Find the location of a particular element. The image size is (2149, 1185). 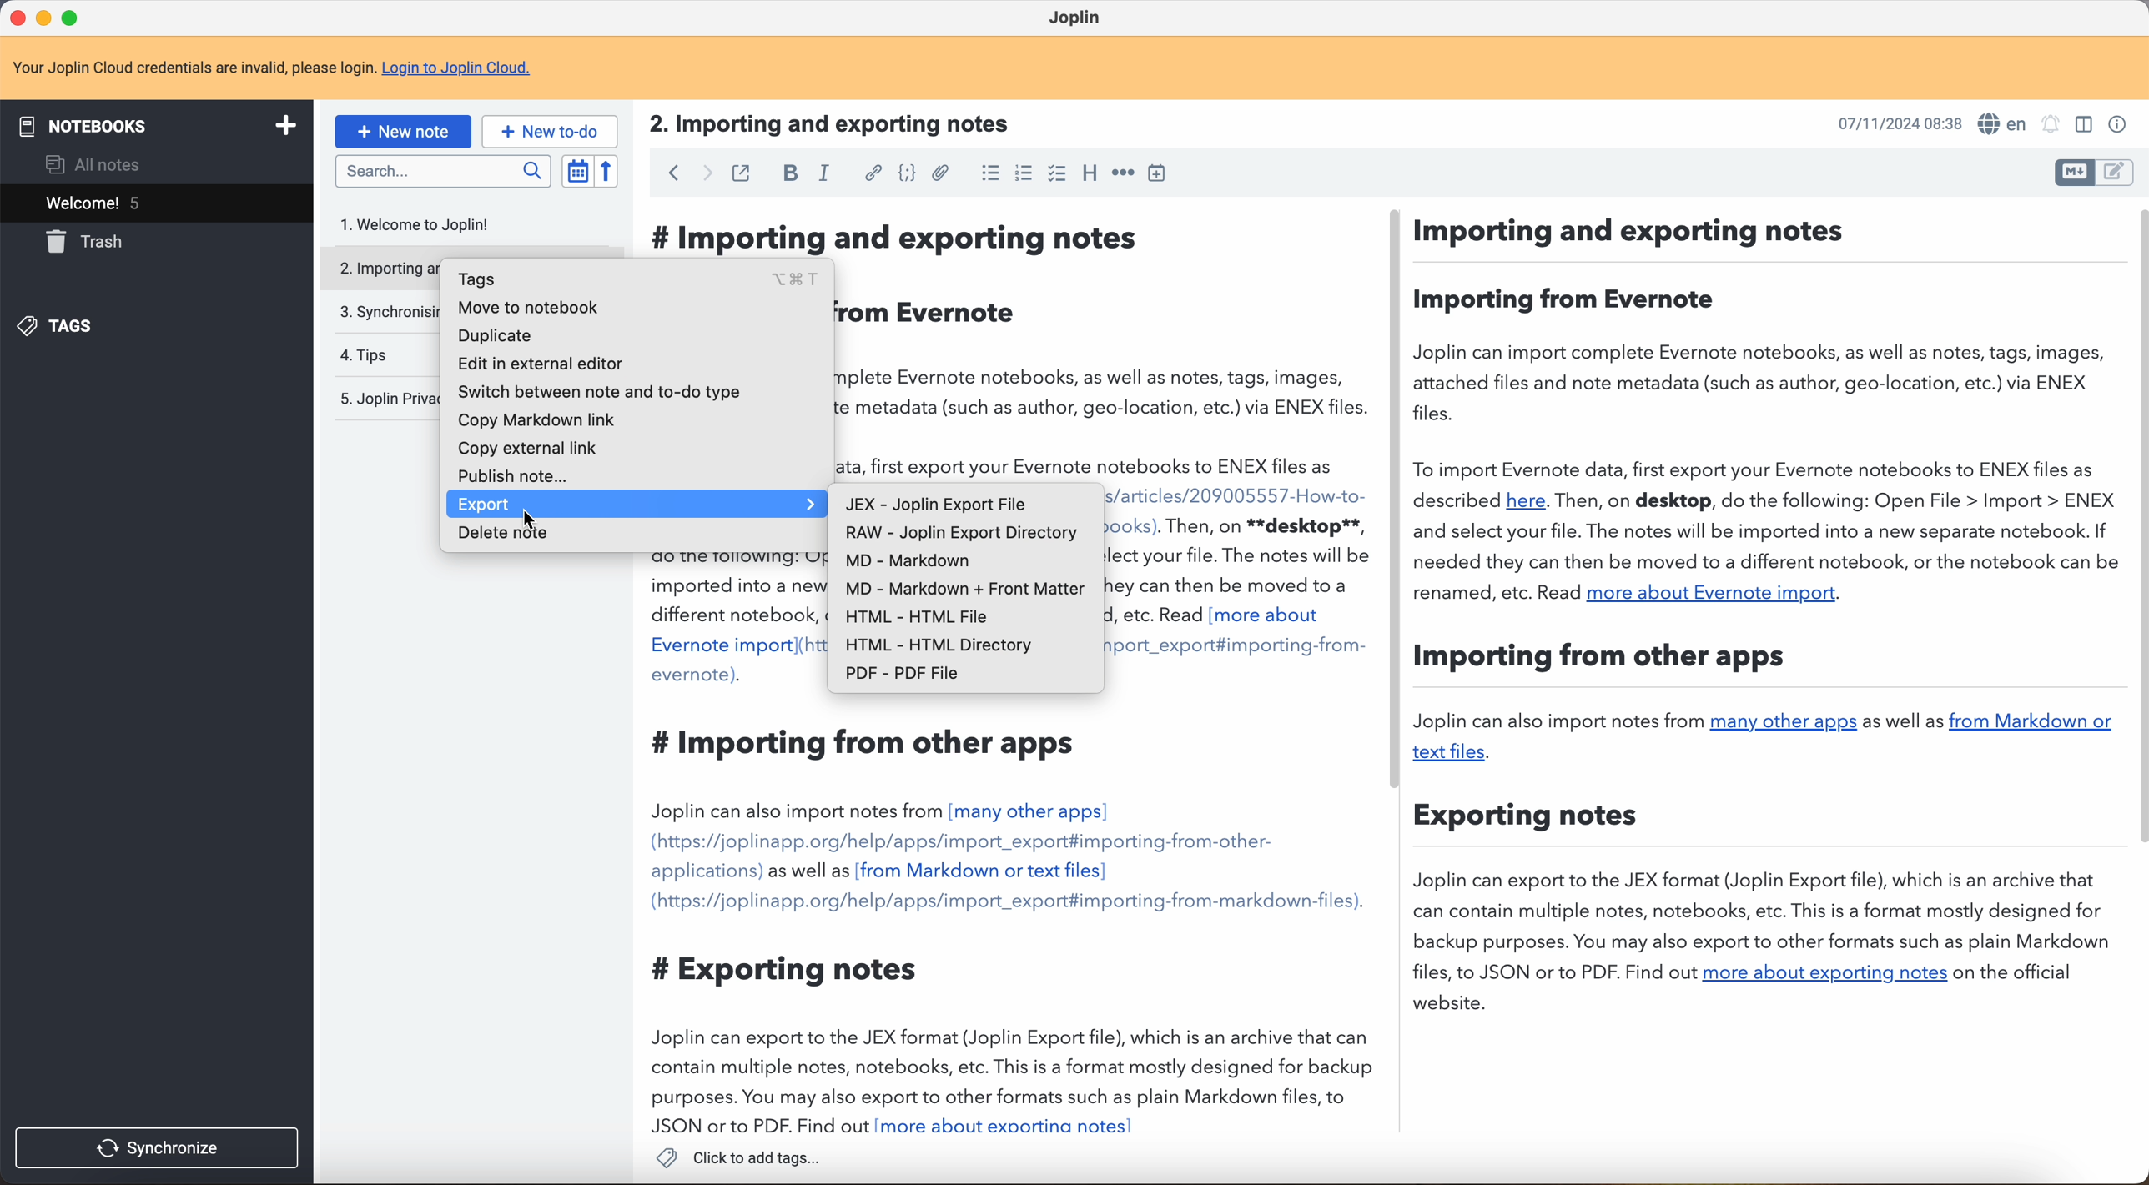

importing and exporting notes:  Joplin can important complete Evernote notebooks, as well as notes, tags, images, attached files and note metadata (such as as author, geo-location, etc) vía ENEX files. To import Evernote data, first export your Evernote notebooks to ENEX files aside described (here)… is located at coordinates (729, 846).